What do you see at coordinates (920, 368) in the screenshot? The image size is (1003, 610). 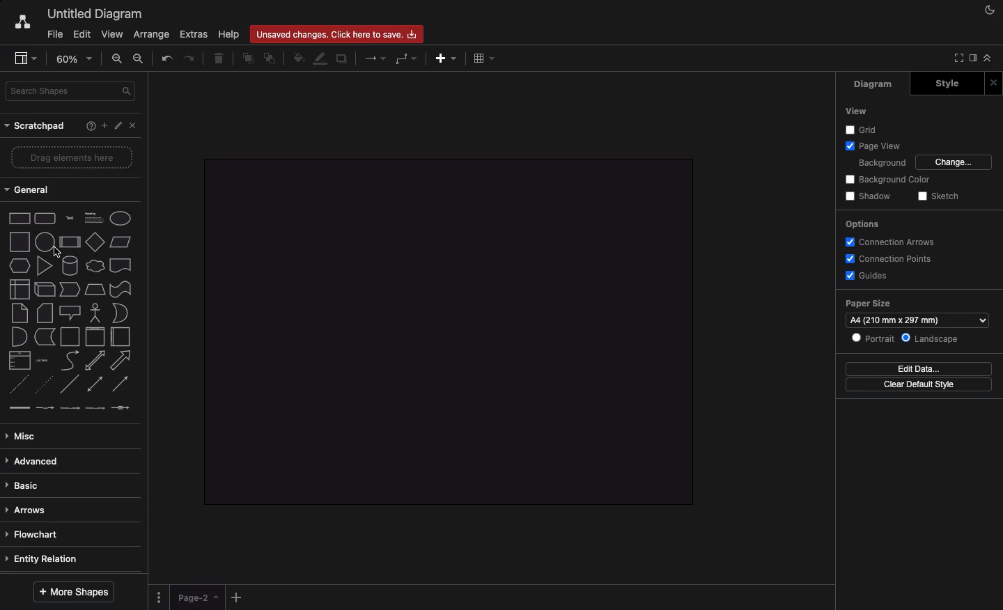 I see `Edit data` at bounding box center [920, 368].